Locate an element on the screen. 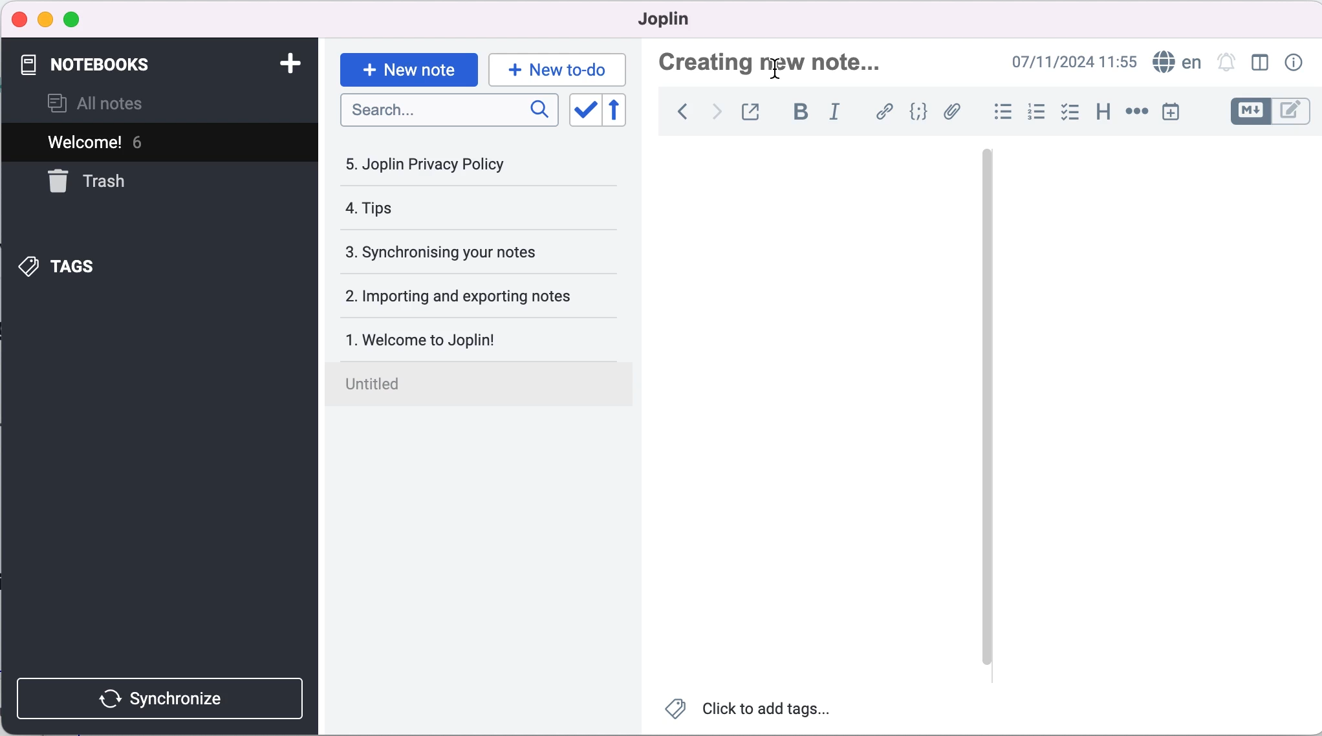 This screenshot has width=1322, height=736. italic is located at coordinates (836, 116).